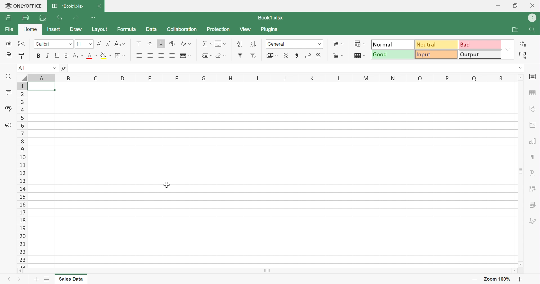 Image resolution: width=540 pixels, height=284 pixels. What do you see at coordinates (10, 278) in the screenshot?
I see `Previous` at bounding box center [10, 278].